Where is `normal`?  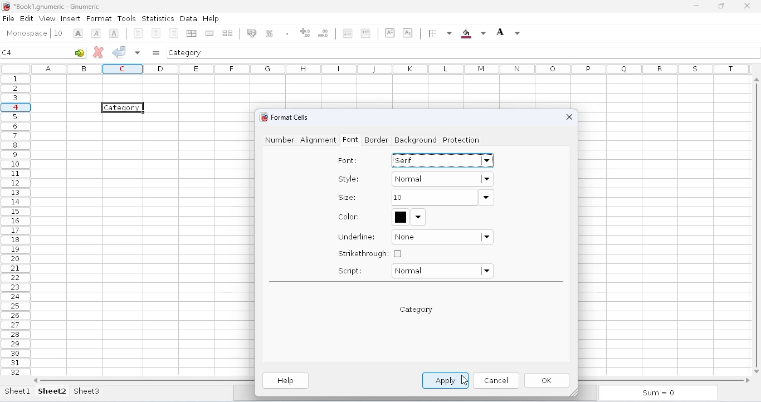
normal is located at coordinates (442, 271).